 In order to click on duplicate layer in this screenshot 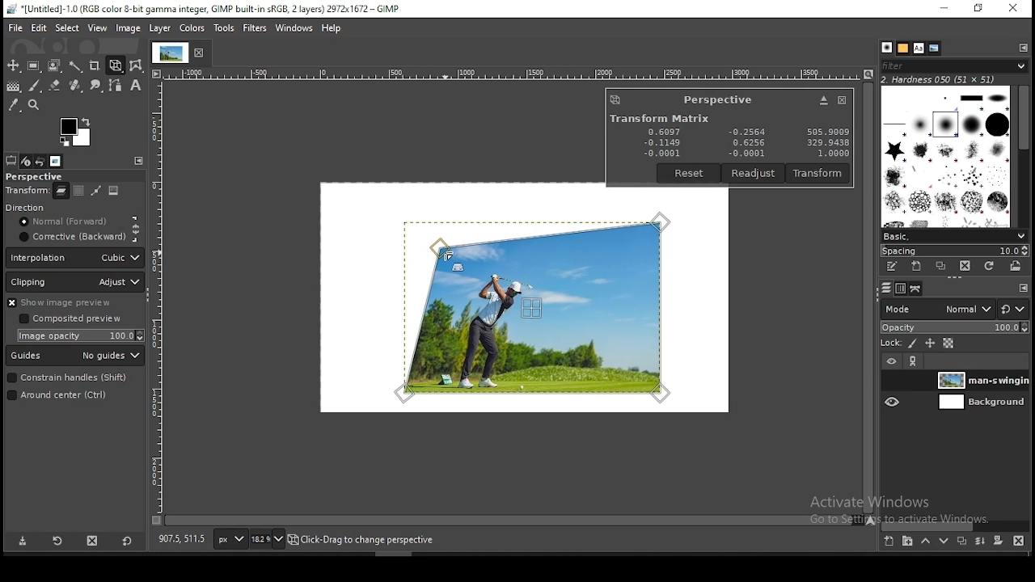, I will do `click(962, 540)`.